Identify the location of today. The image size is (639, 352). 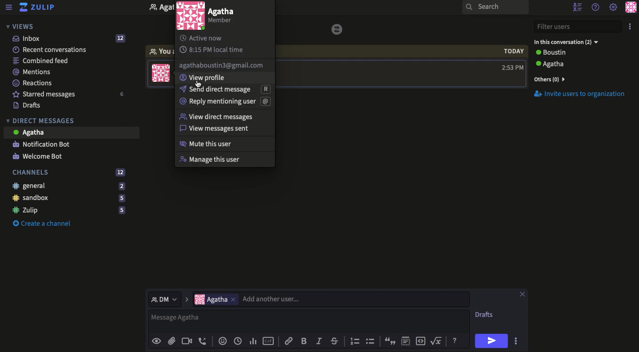
(515, 50).